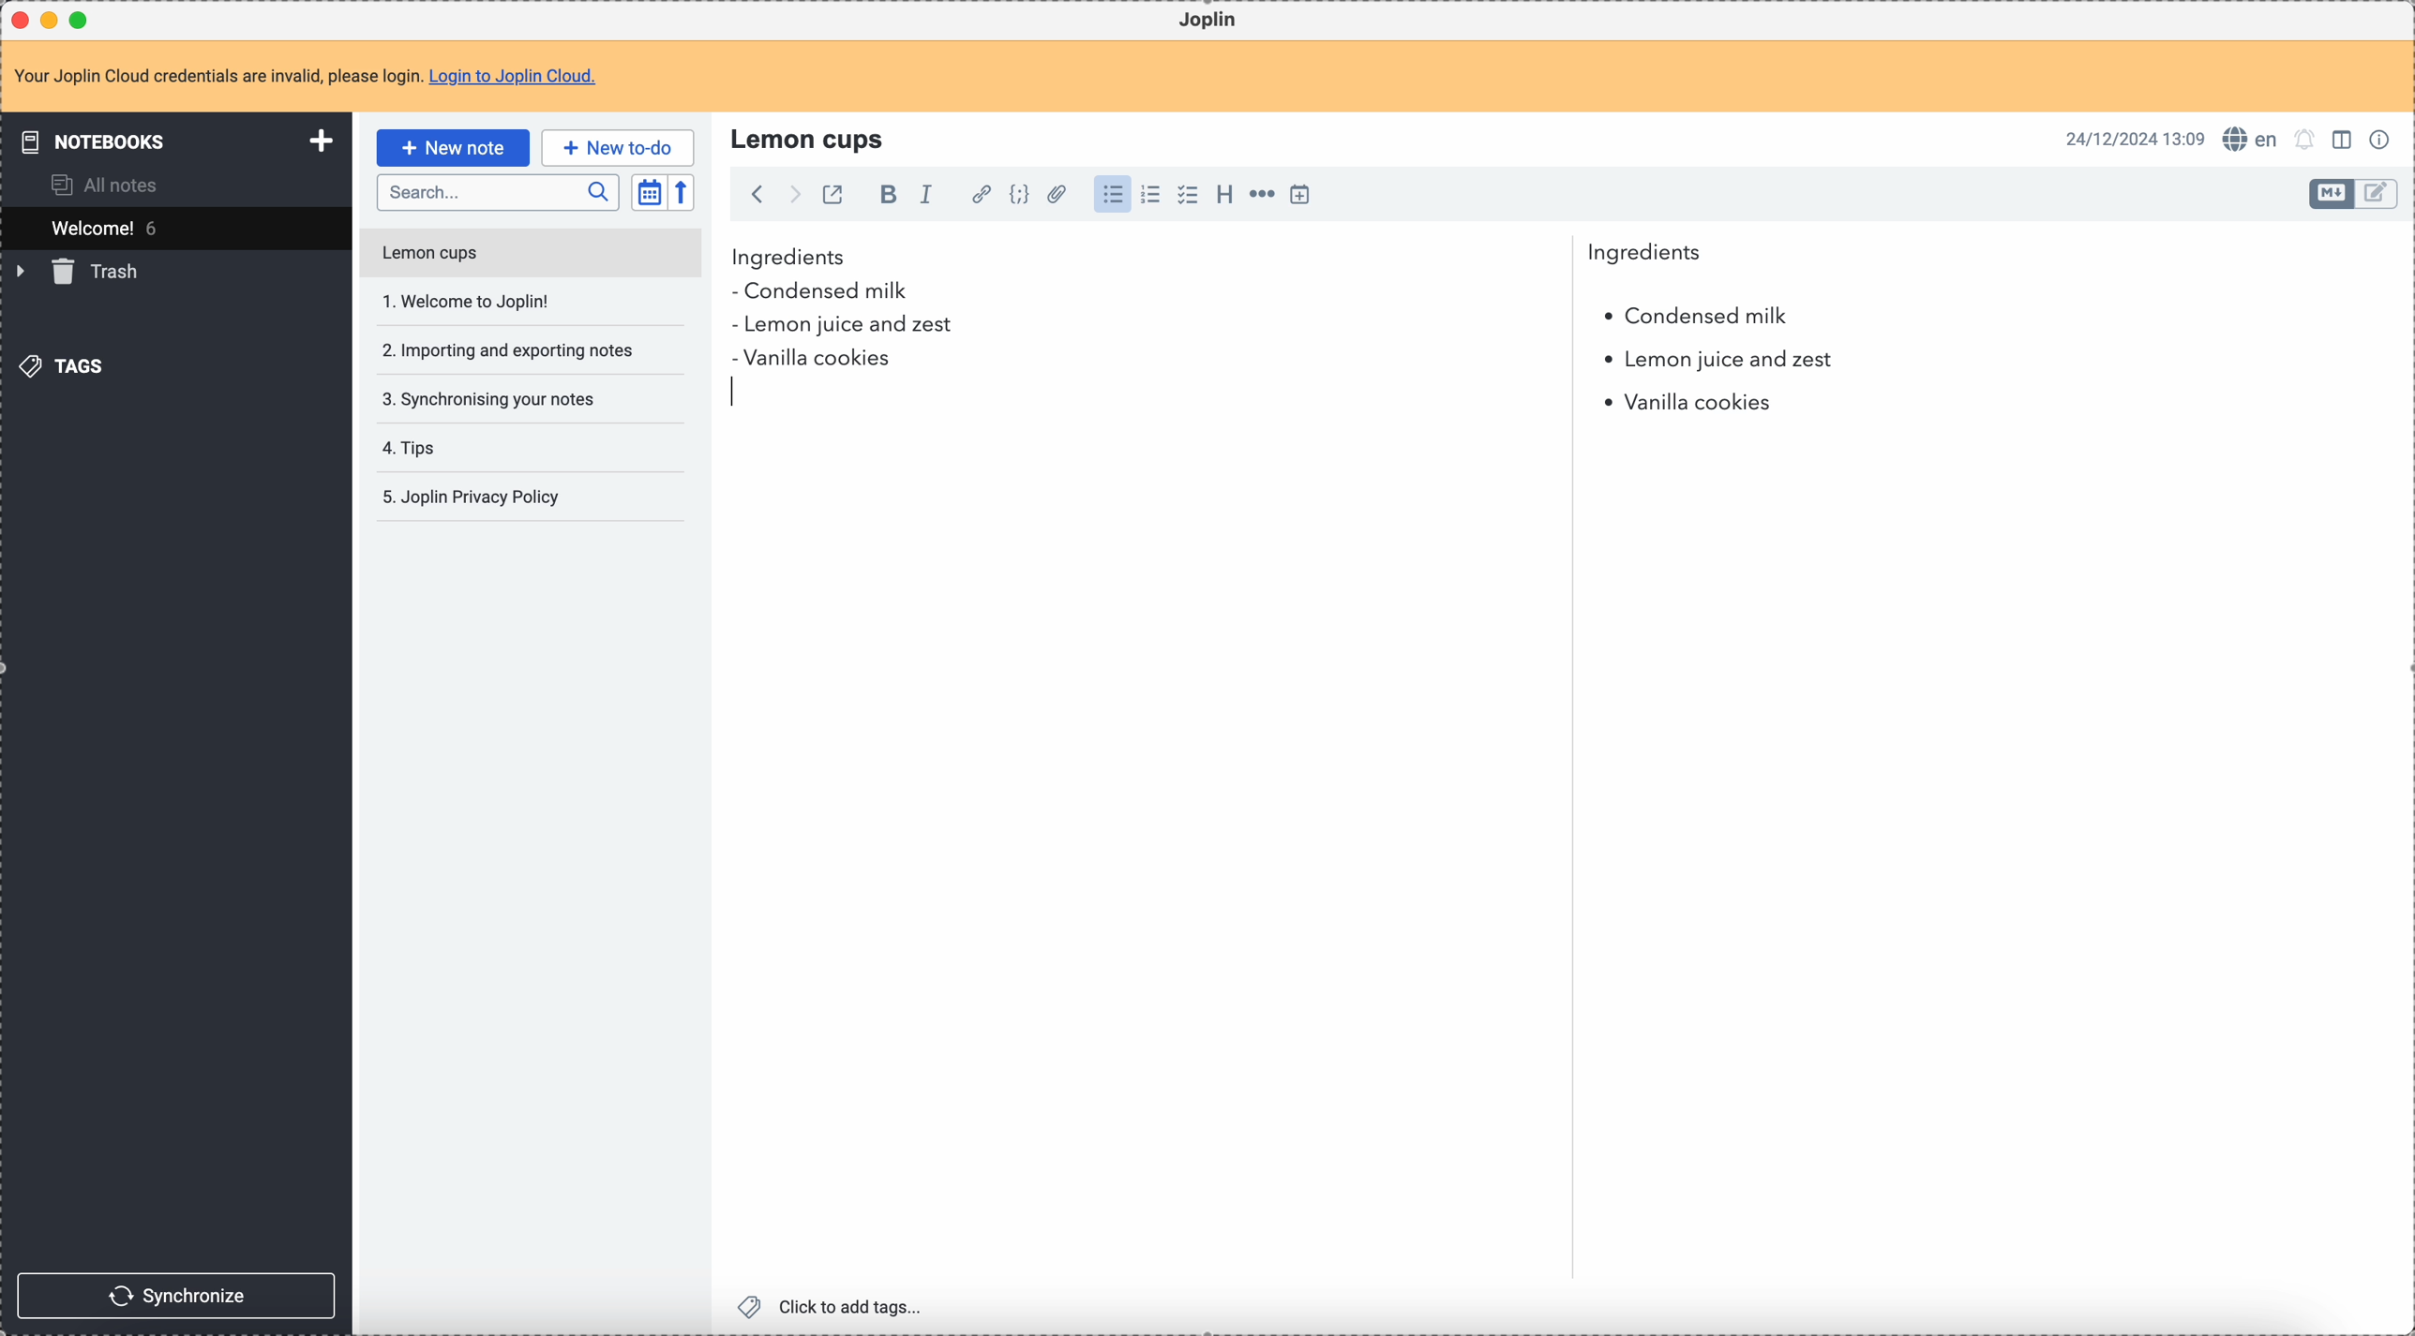  Describe the element at coordinates (452, 145) in the screenshot. I see `click on new note` at that location.